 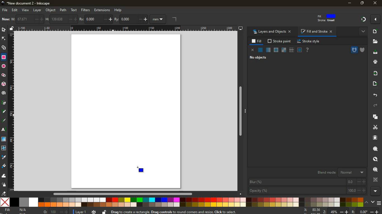 I want to click on edge, so click(x=4, y=40).